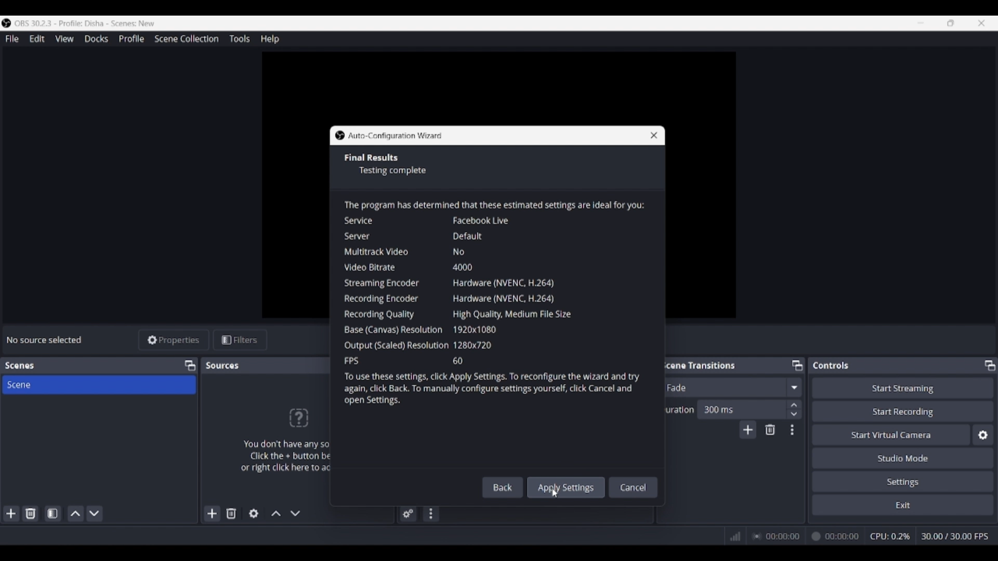 This screenshot has width=998, height=561. What do you see at coordinates (396, 136) in the screenshot?
I see `Window title` at bounding box center [396, 136].